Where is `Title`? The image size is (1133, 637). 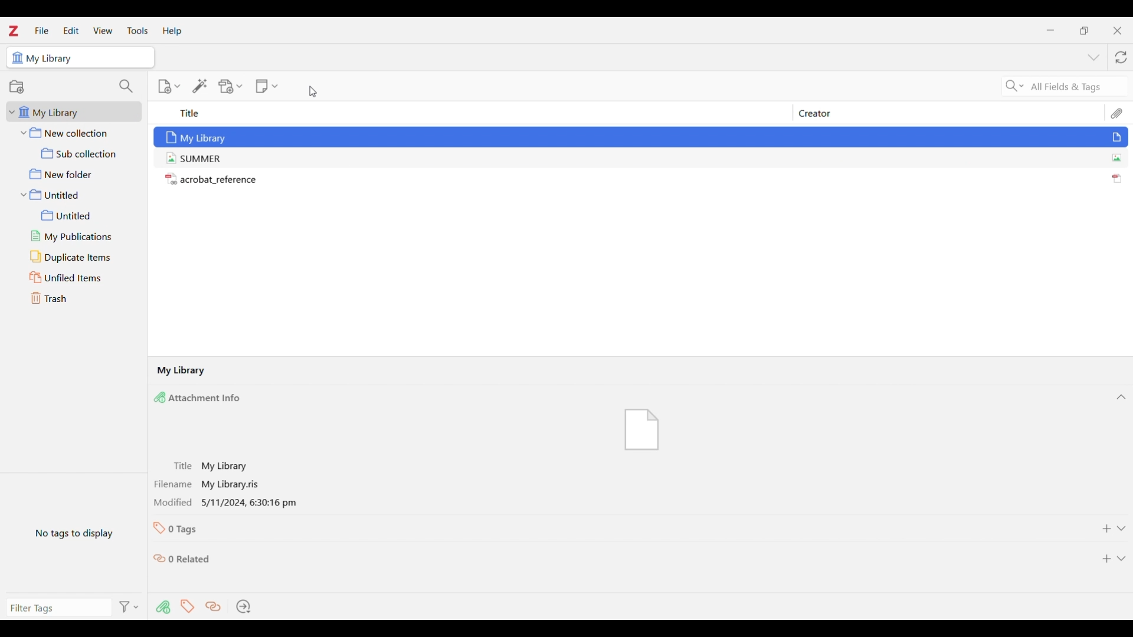
Title is located at coordinates (310, 114).